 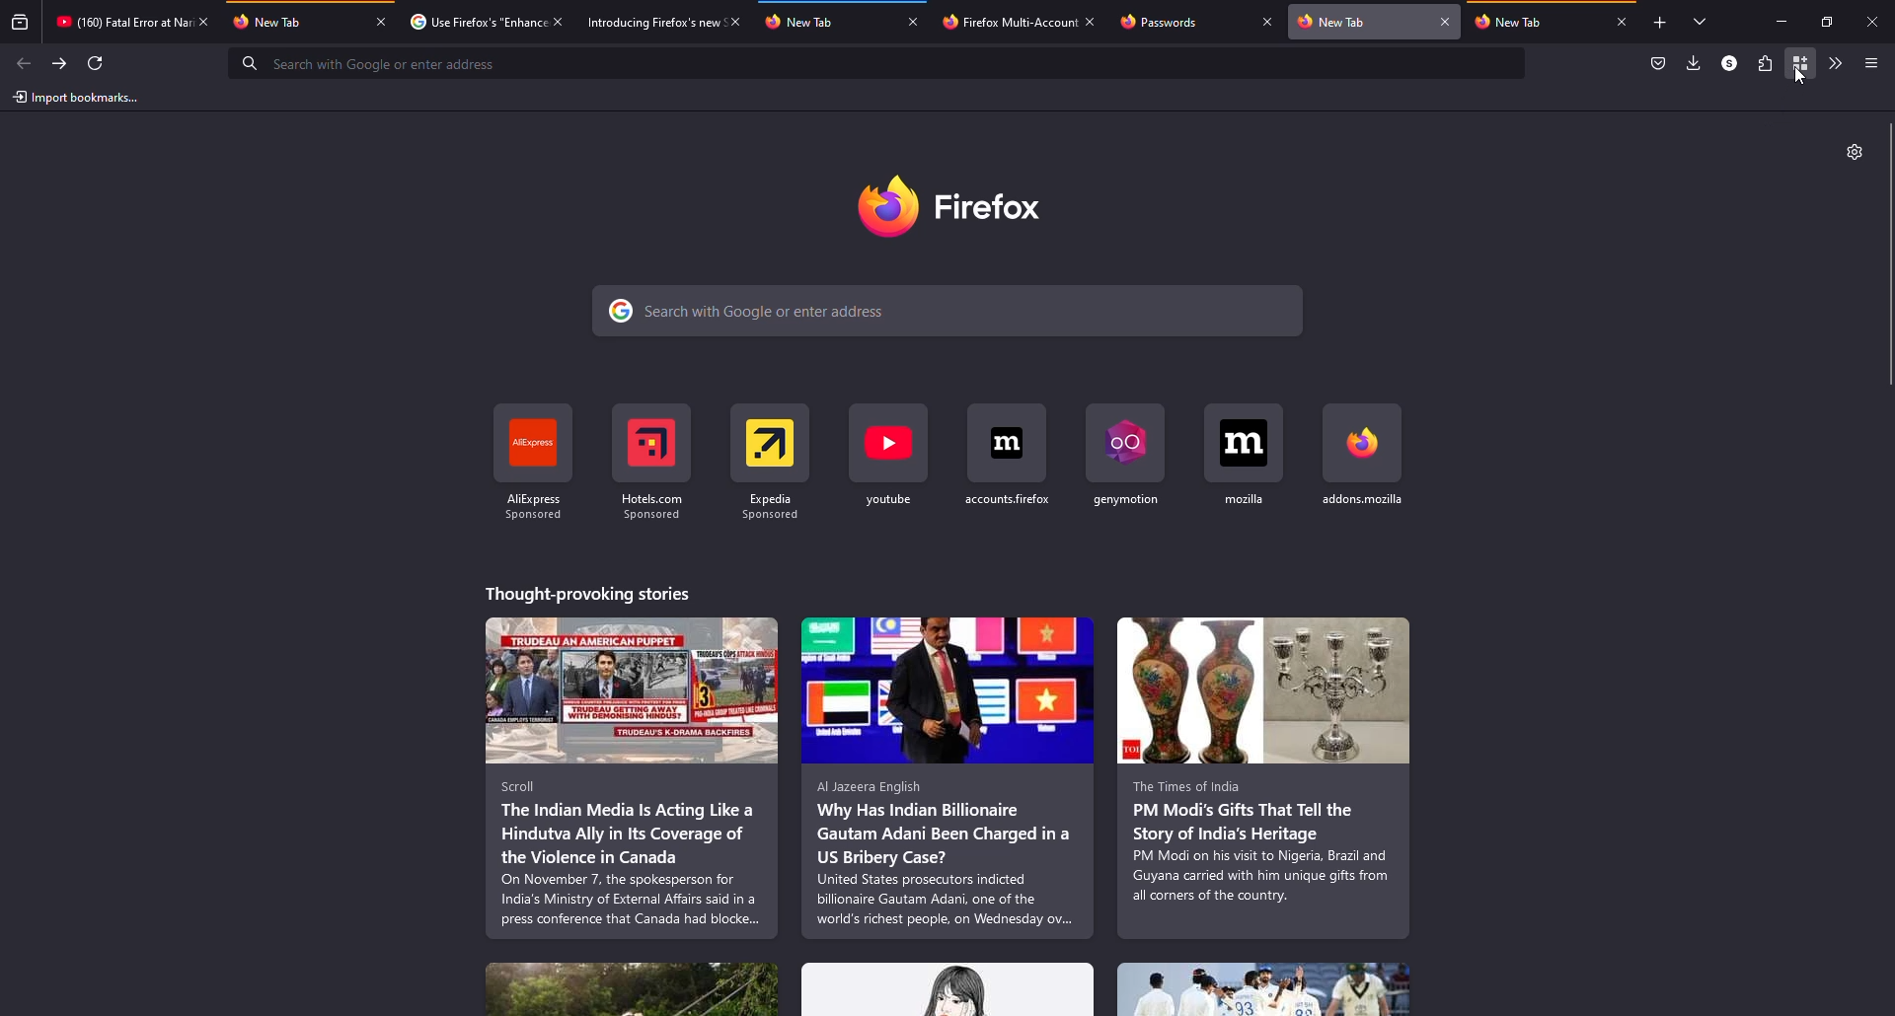 I want to click on save to packet, so click(x=1655, y=63).